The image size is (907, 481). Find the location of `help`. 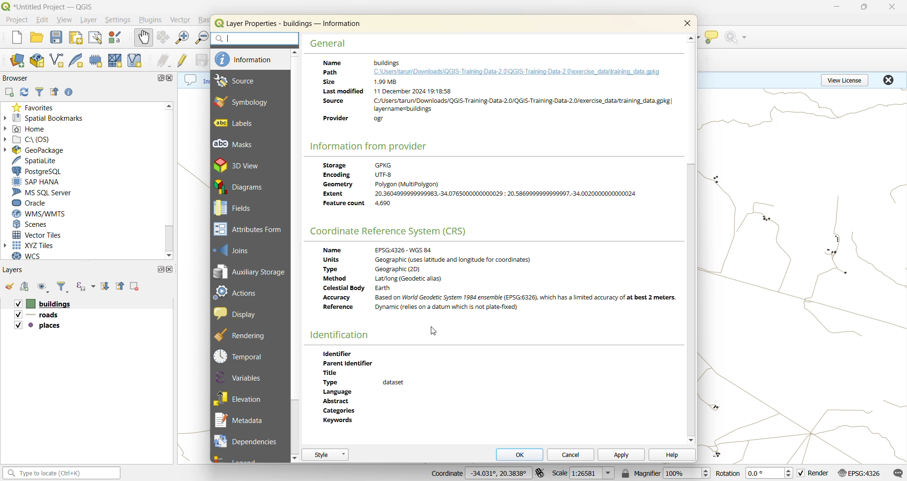

help is located at coordinates (672, 455).